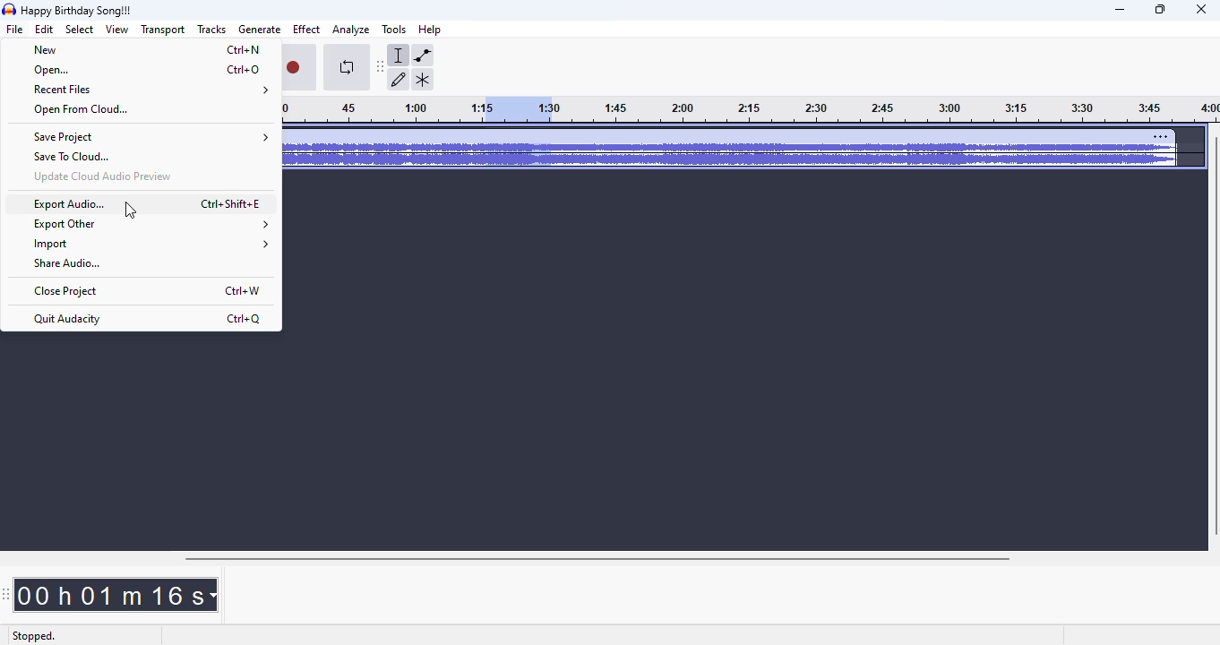 This screenshot has height=645, width=1220. Describe the element at coordinates (886, 111) in the screenshot. I see `timeline` at that location.